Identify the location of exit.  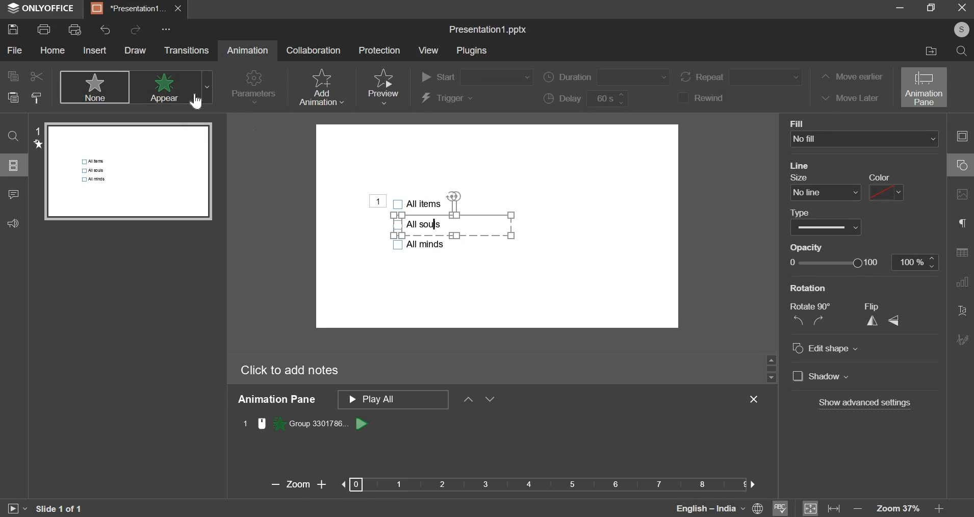
(754, 399).